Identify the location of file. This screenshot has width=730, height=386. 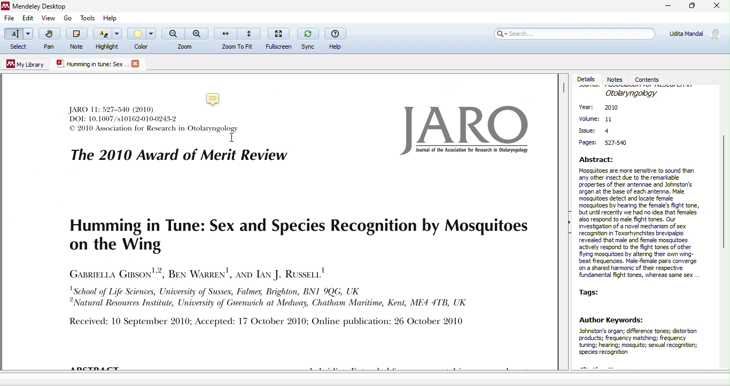
(9, 19).